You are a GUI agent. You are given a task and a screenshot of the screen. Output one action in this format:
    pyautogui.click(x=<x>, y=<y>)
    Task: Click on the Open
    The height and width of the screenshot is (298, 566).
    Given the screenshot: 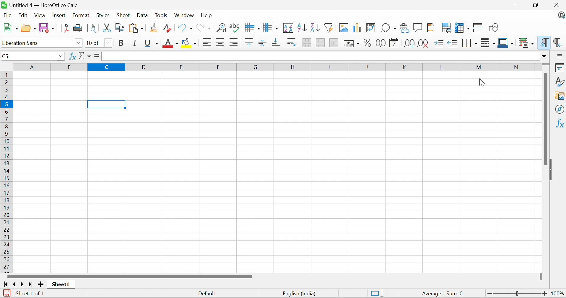 What is the action you would take?
    pyautogui.click(x=28, y=28)
    